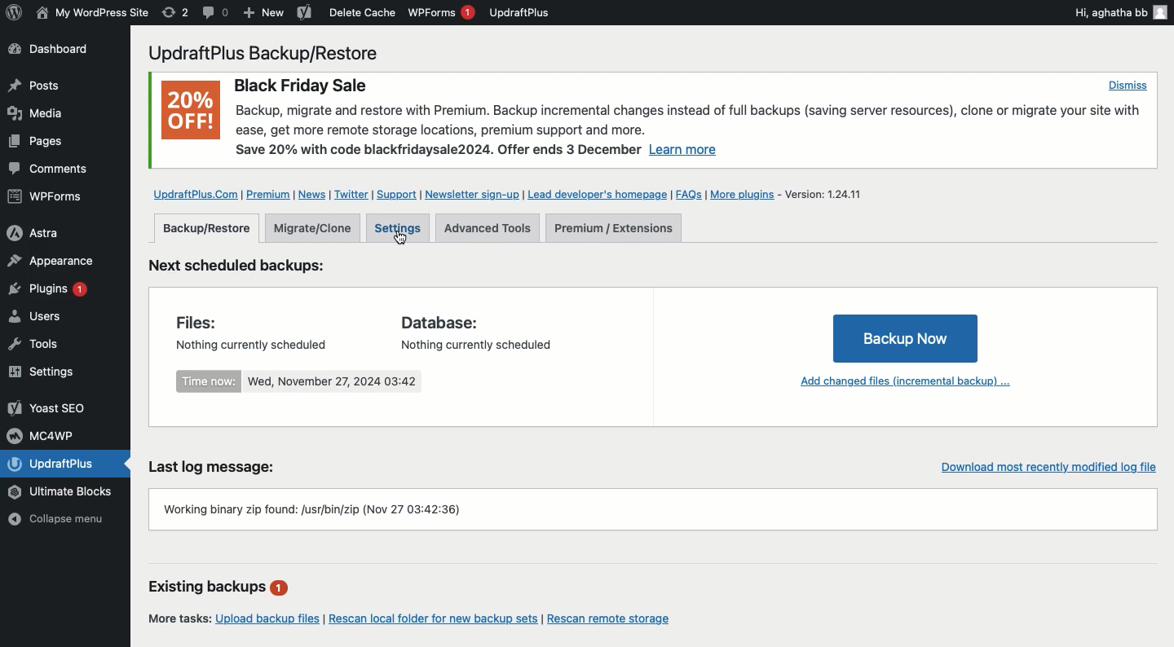  Describe the element at coordinates (314, 195) in the screenshot. I see `News` at that location.